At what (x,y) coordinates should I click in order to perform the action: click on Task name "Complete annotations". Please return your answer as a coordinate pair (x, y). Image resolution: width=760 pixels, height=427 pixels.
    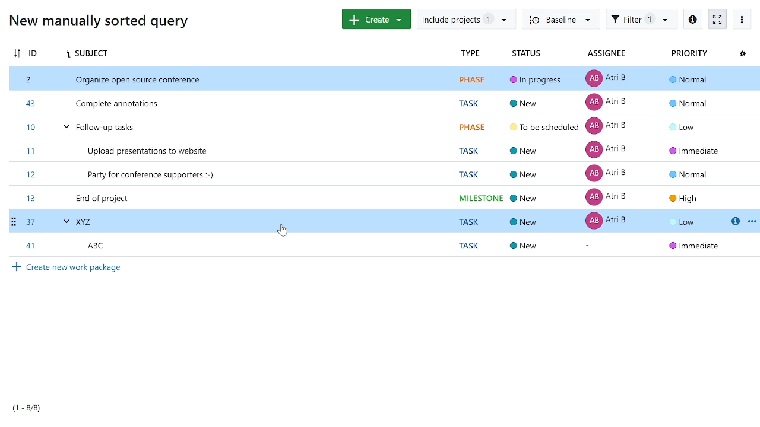
    Looking at the image, I should click on (381, 102).